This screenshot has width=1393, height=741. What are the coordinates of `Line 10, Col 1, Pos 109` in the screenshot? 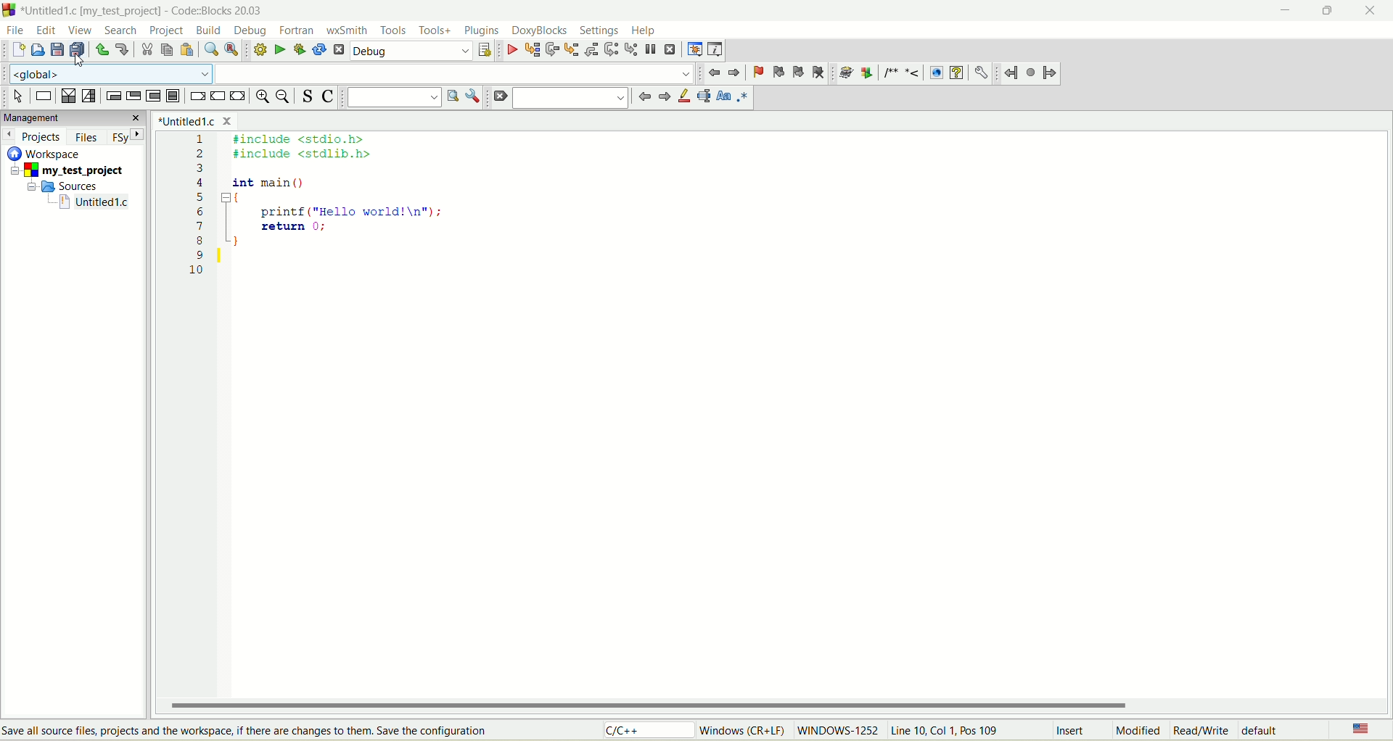 It's located at (948, 730).